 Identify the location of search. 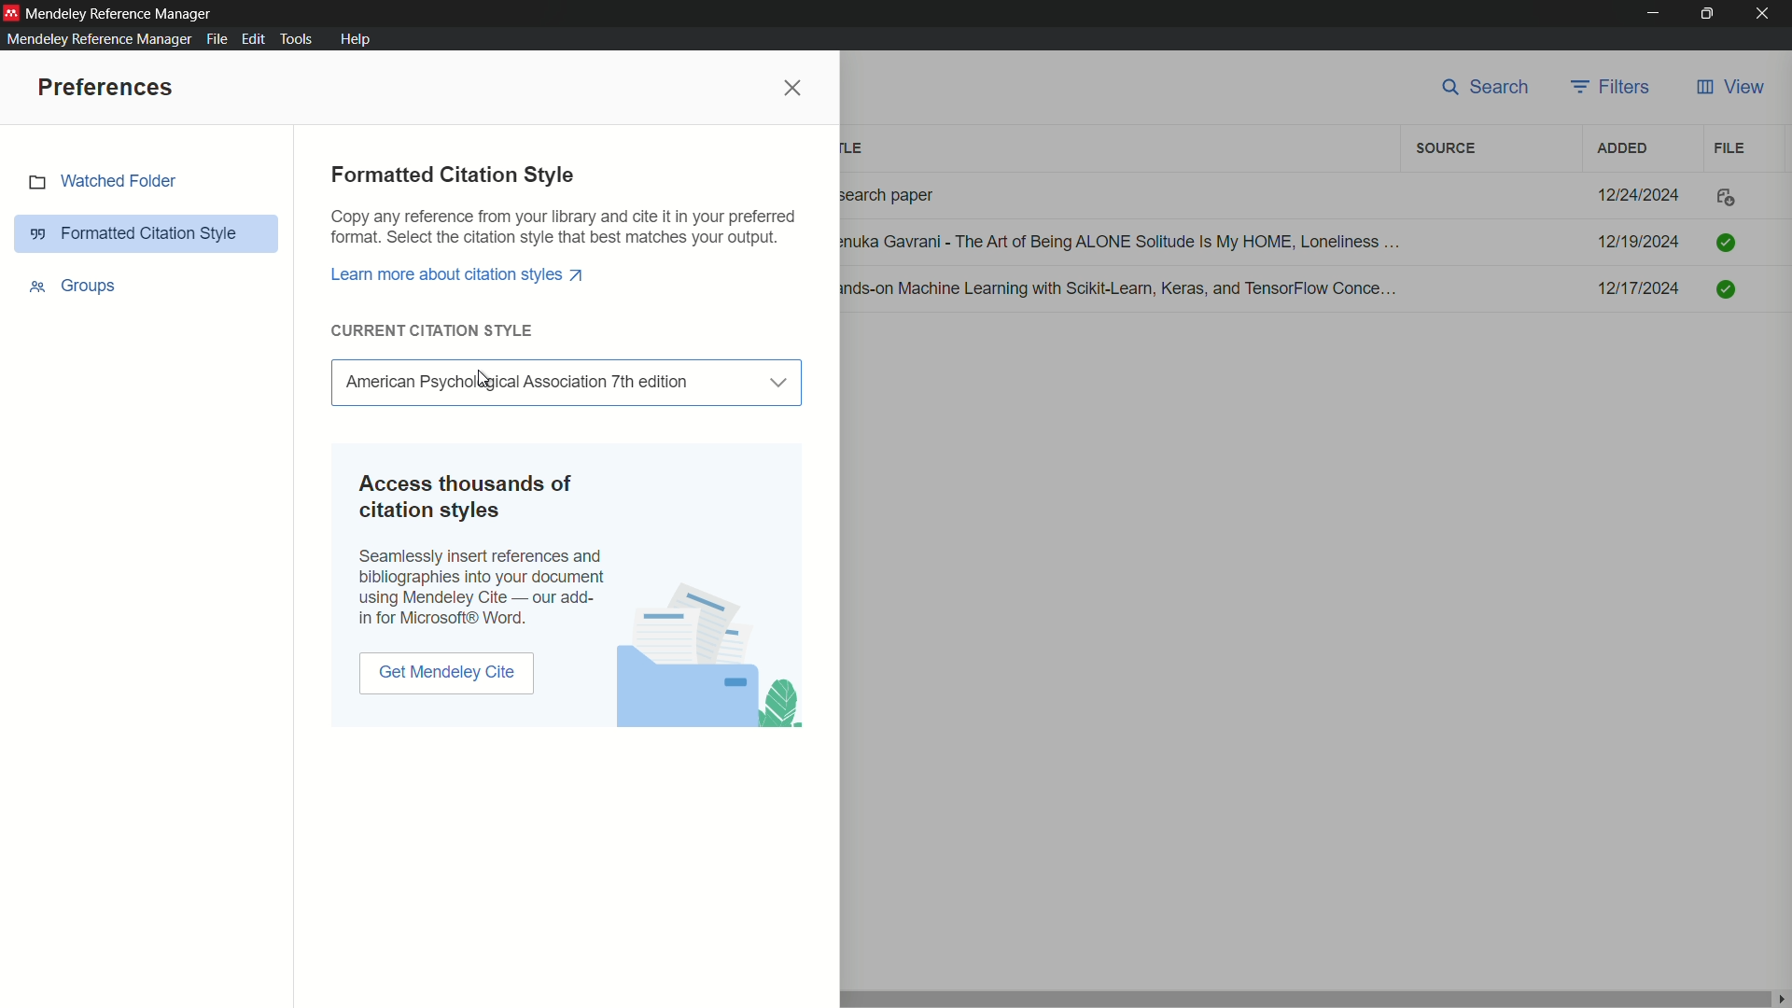
(1488, 89).